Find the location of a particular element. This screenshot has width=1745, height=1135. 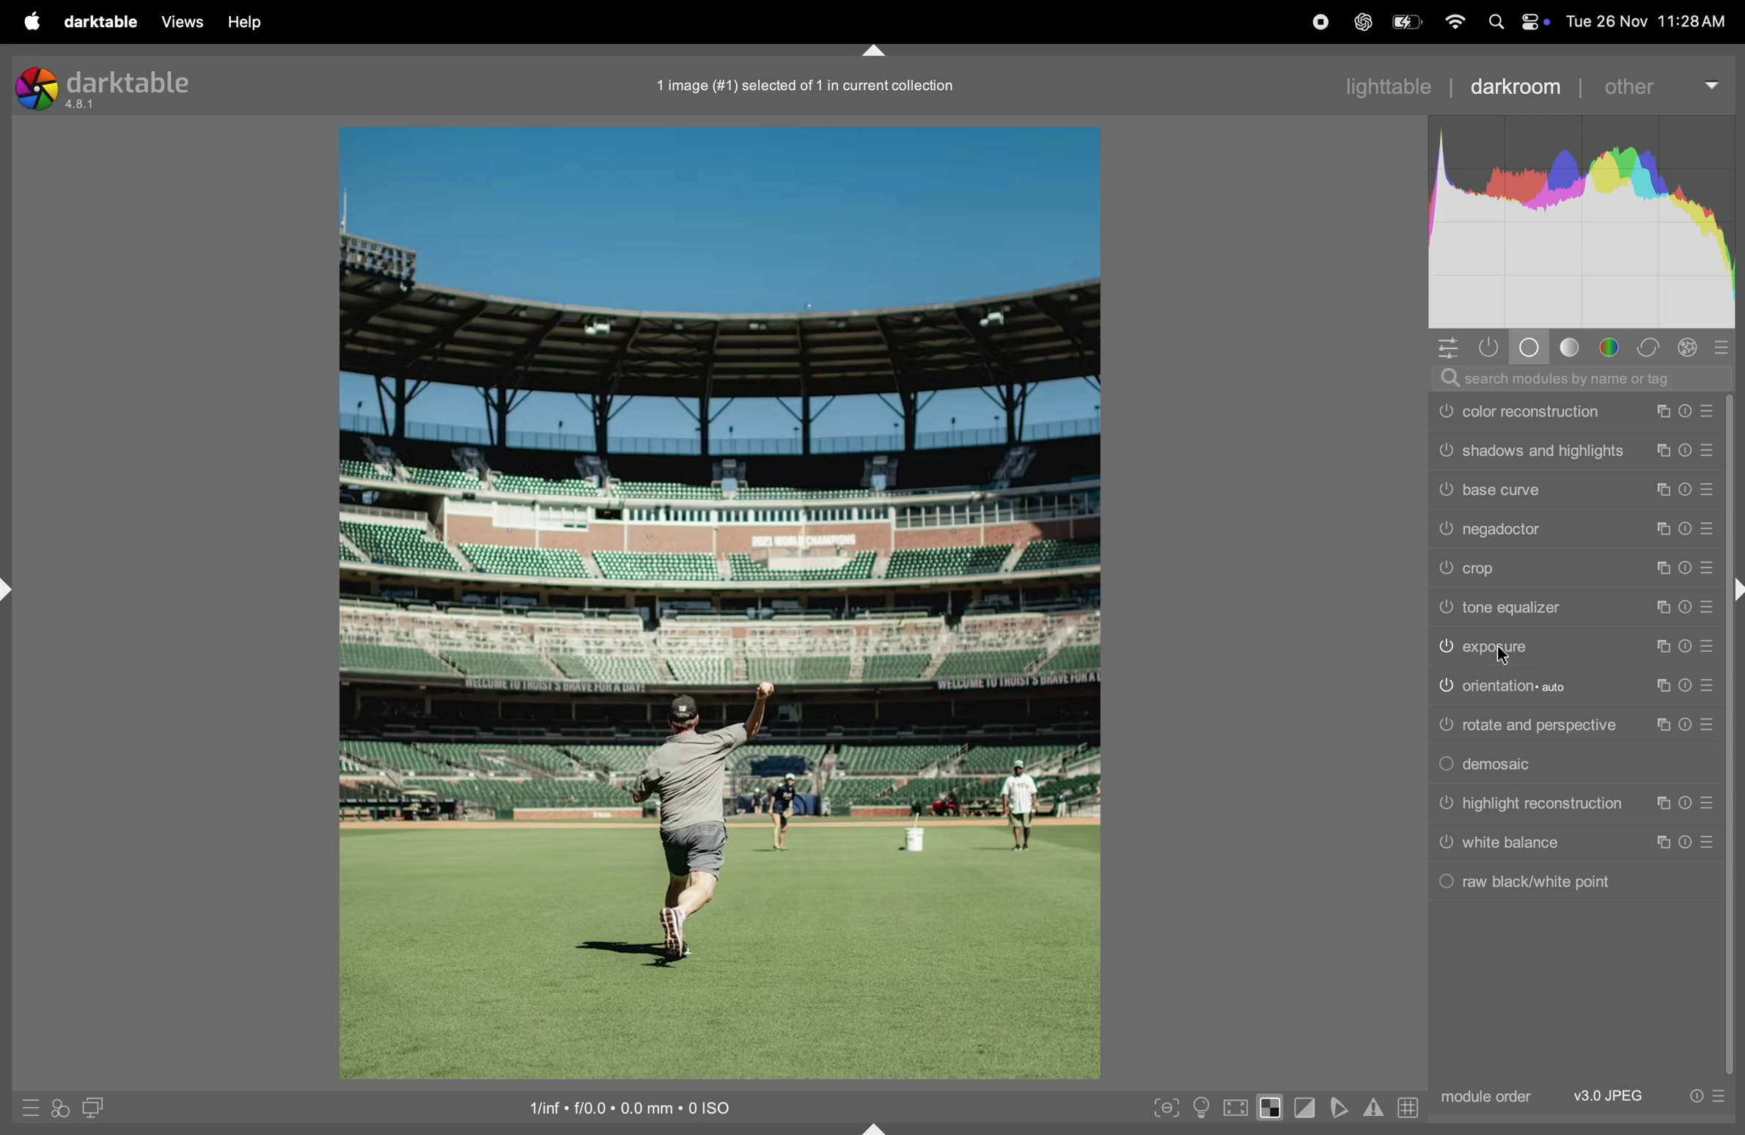

image collection is located at coordinates (800, 82).